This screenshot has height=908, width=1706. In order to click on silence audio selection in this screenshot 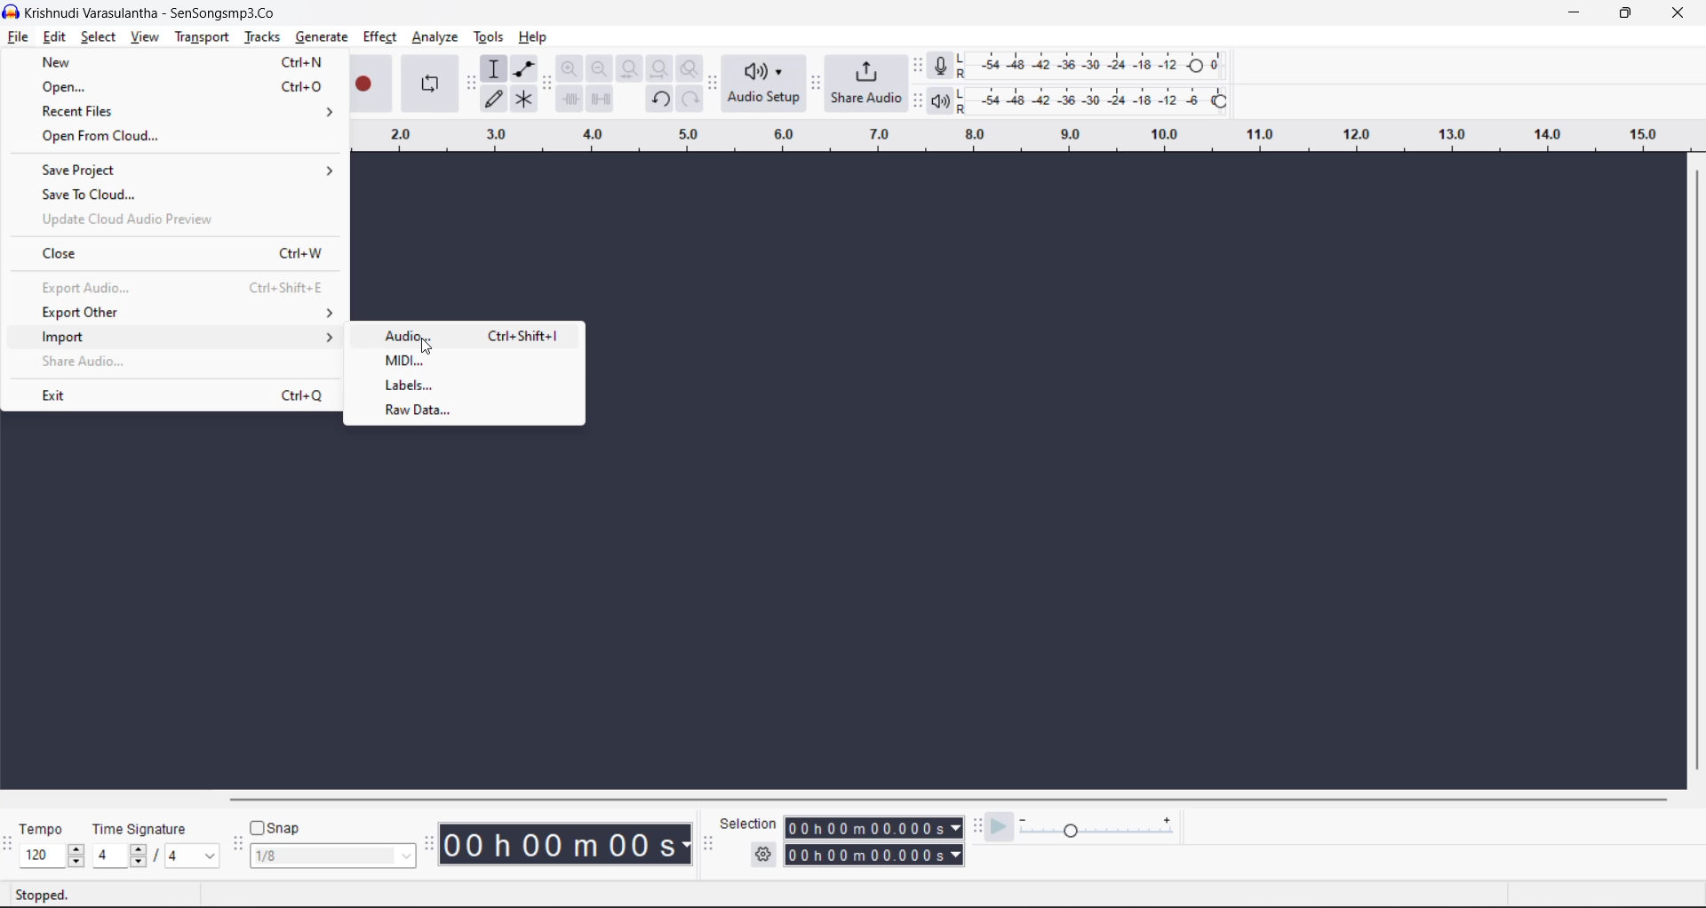, I will do `click(602, 100)`.